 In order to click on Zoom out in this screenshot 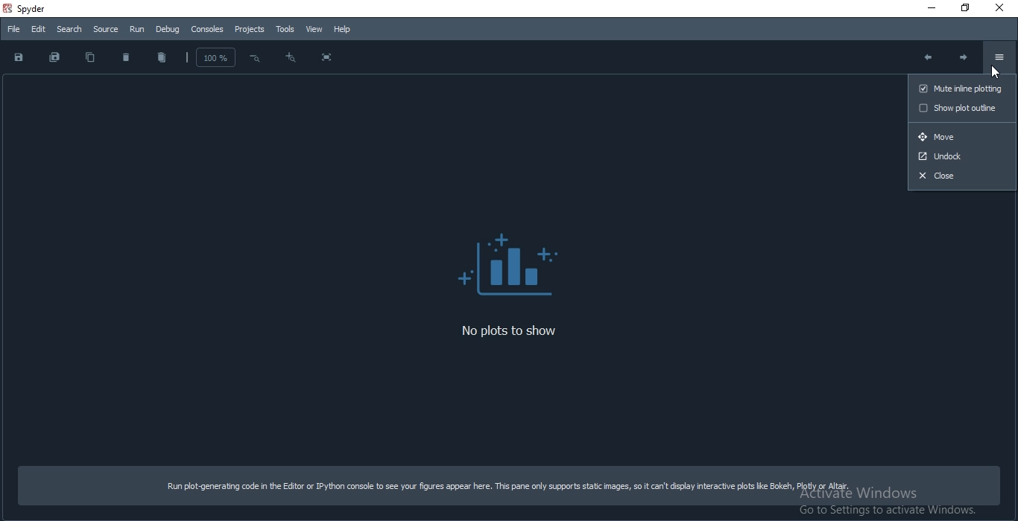, I will do `click(290, 60)`.